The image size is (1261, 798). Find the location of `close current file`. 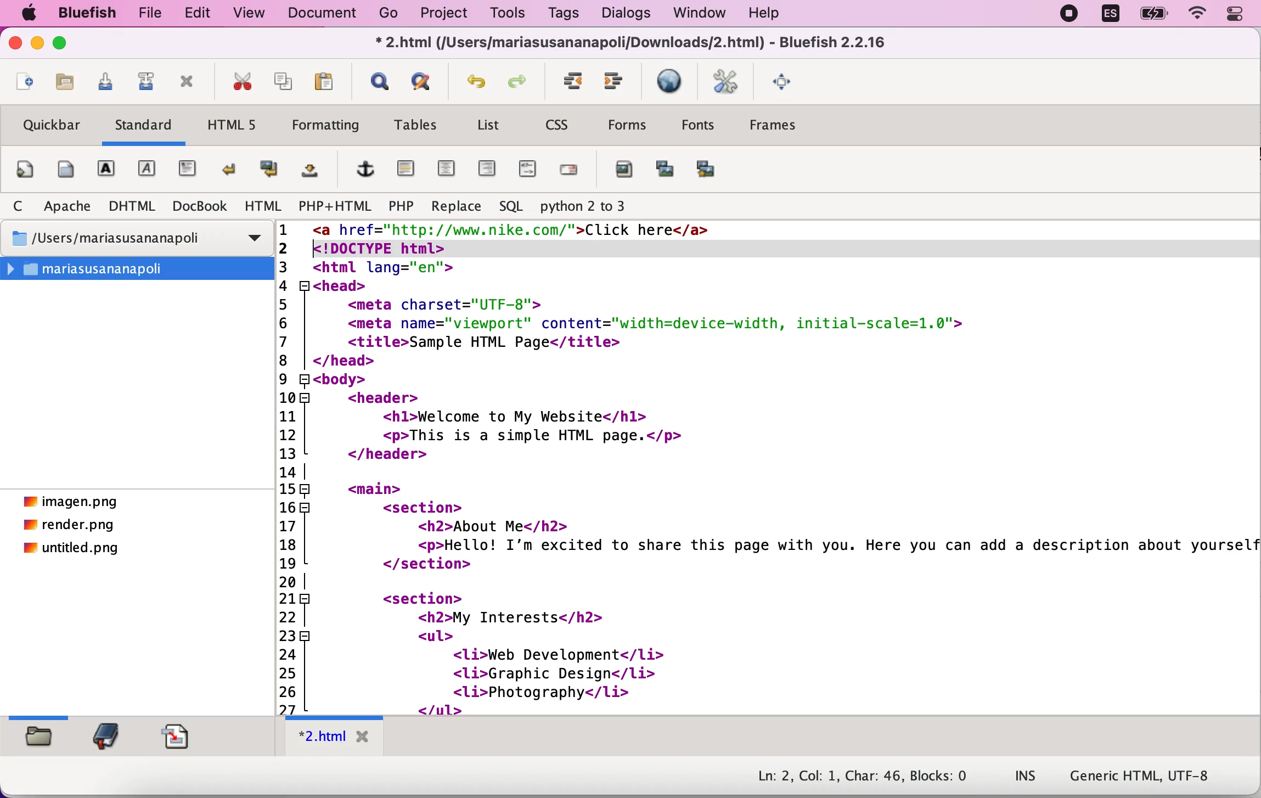

close current file is located at coordinates (187, 83).